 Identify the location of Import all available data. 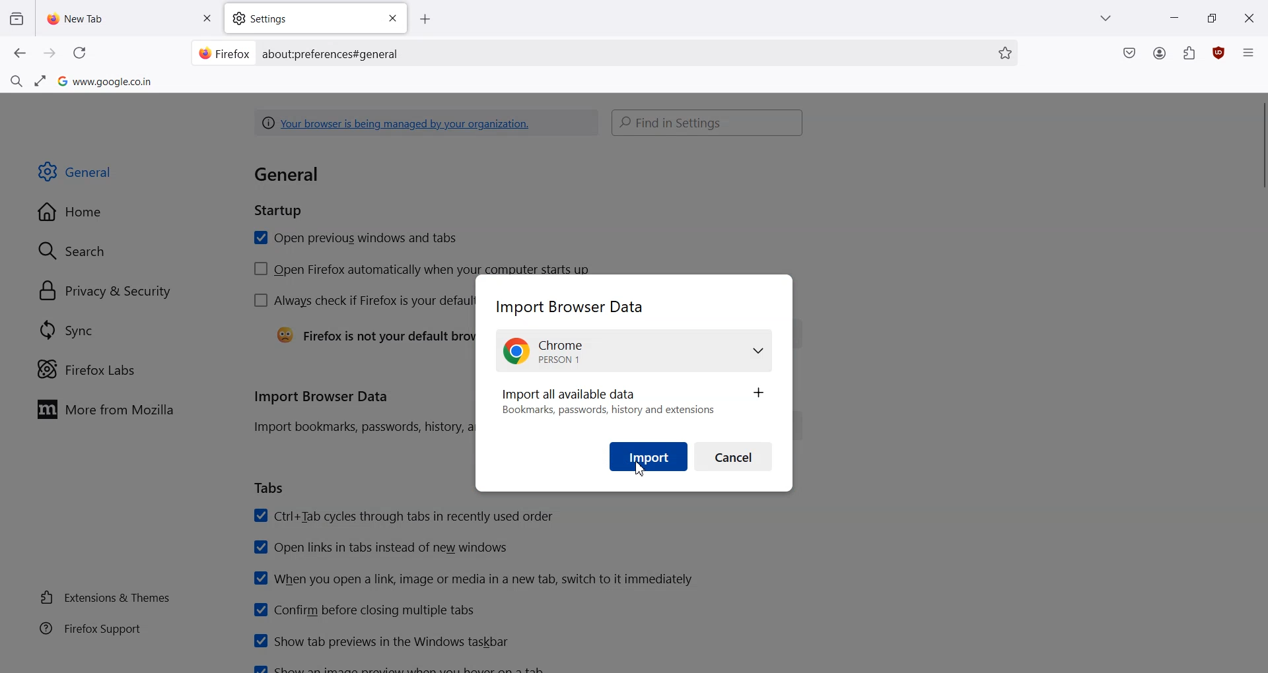
(633, 401).